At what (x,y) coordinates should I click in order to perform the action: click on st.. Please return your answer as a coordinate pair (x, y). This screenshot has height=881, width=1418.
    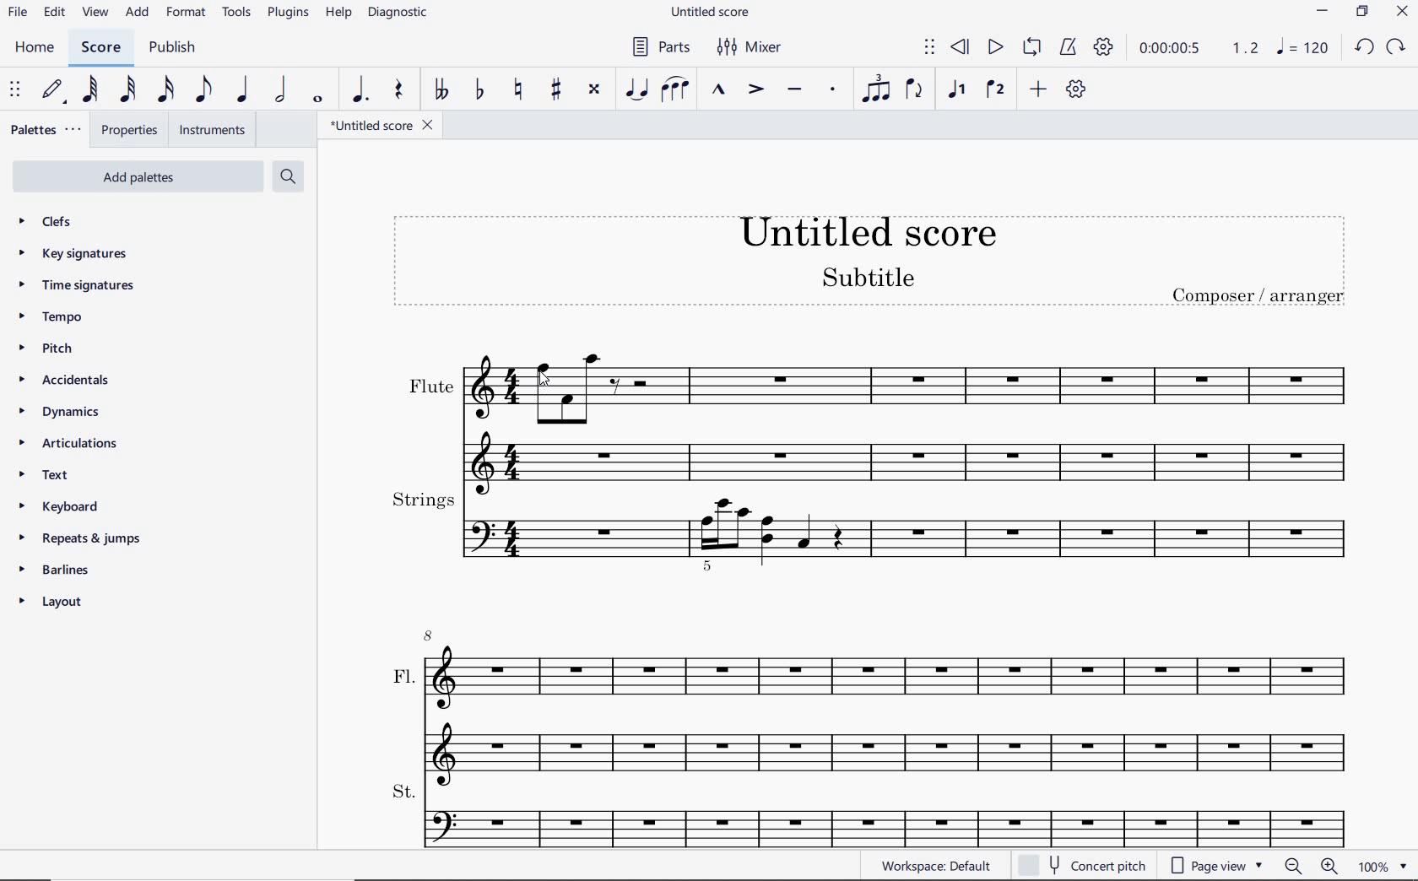
    Looking at the image, I should click on (888, 813).